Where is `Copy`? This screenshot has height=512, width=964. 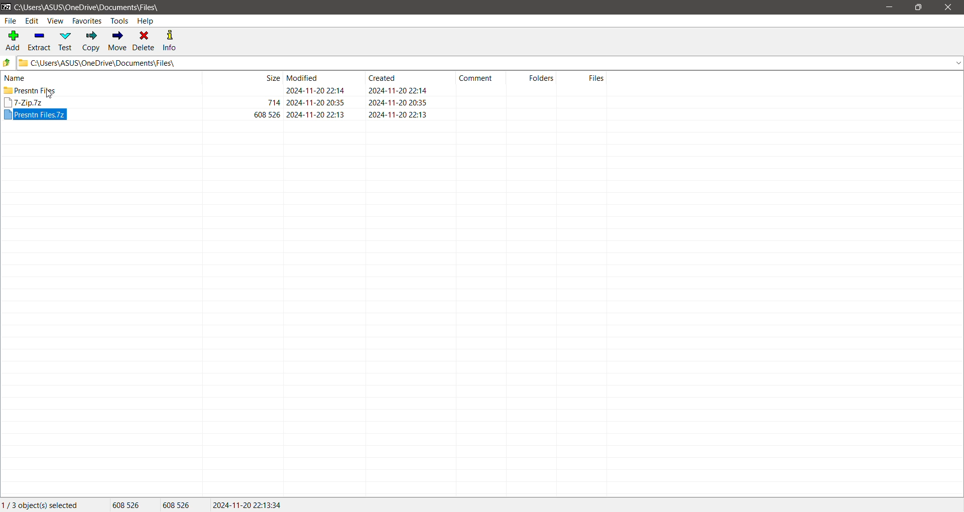 Copy is located at coordinates (91, 41).